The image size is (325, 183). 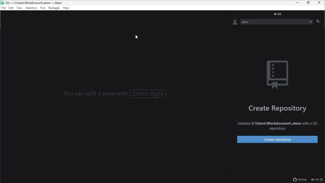 I want to click on github, so click(x=300, y=180).